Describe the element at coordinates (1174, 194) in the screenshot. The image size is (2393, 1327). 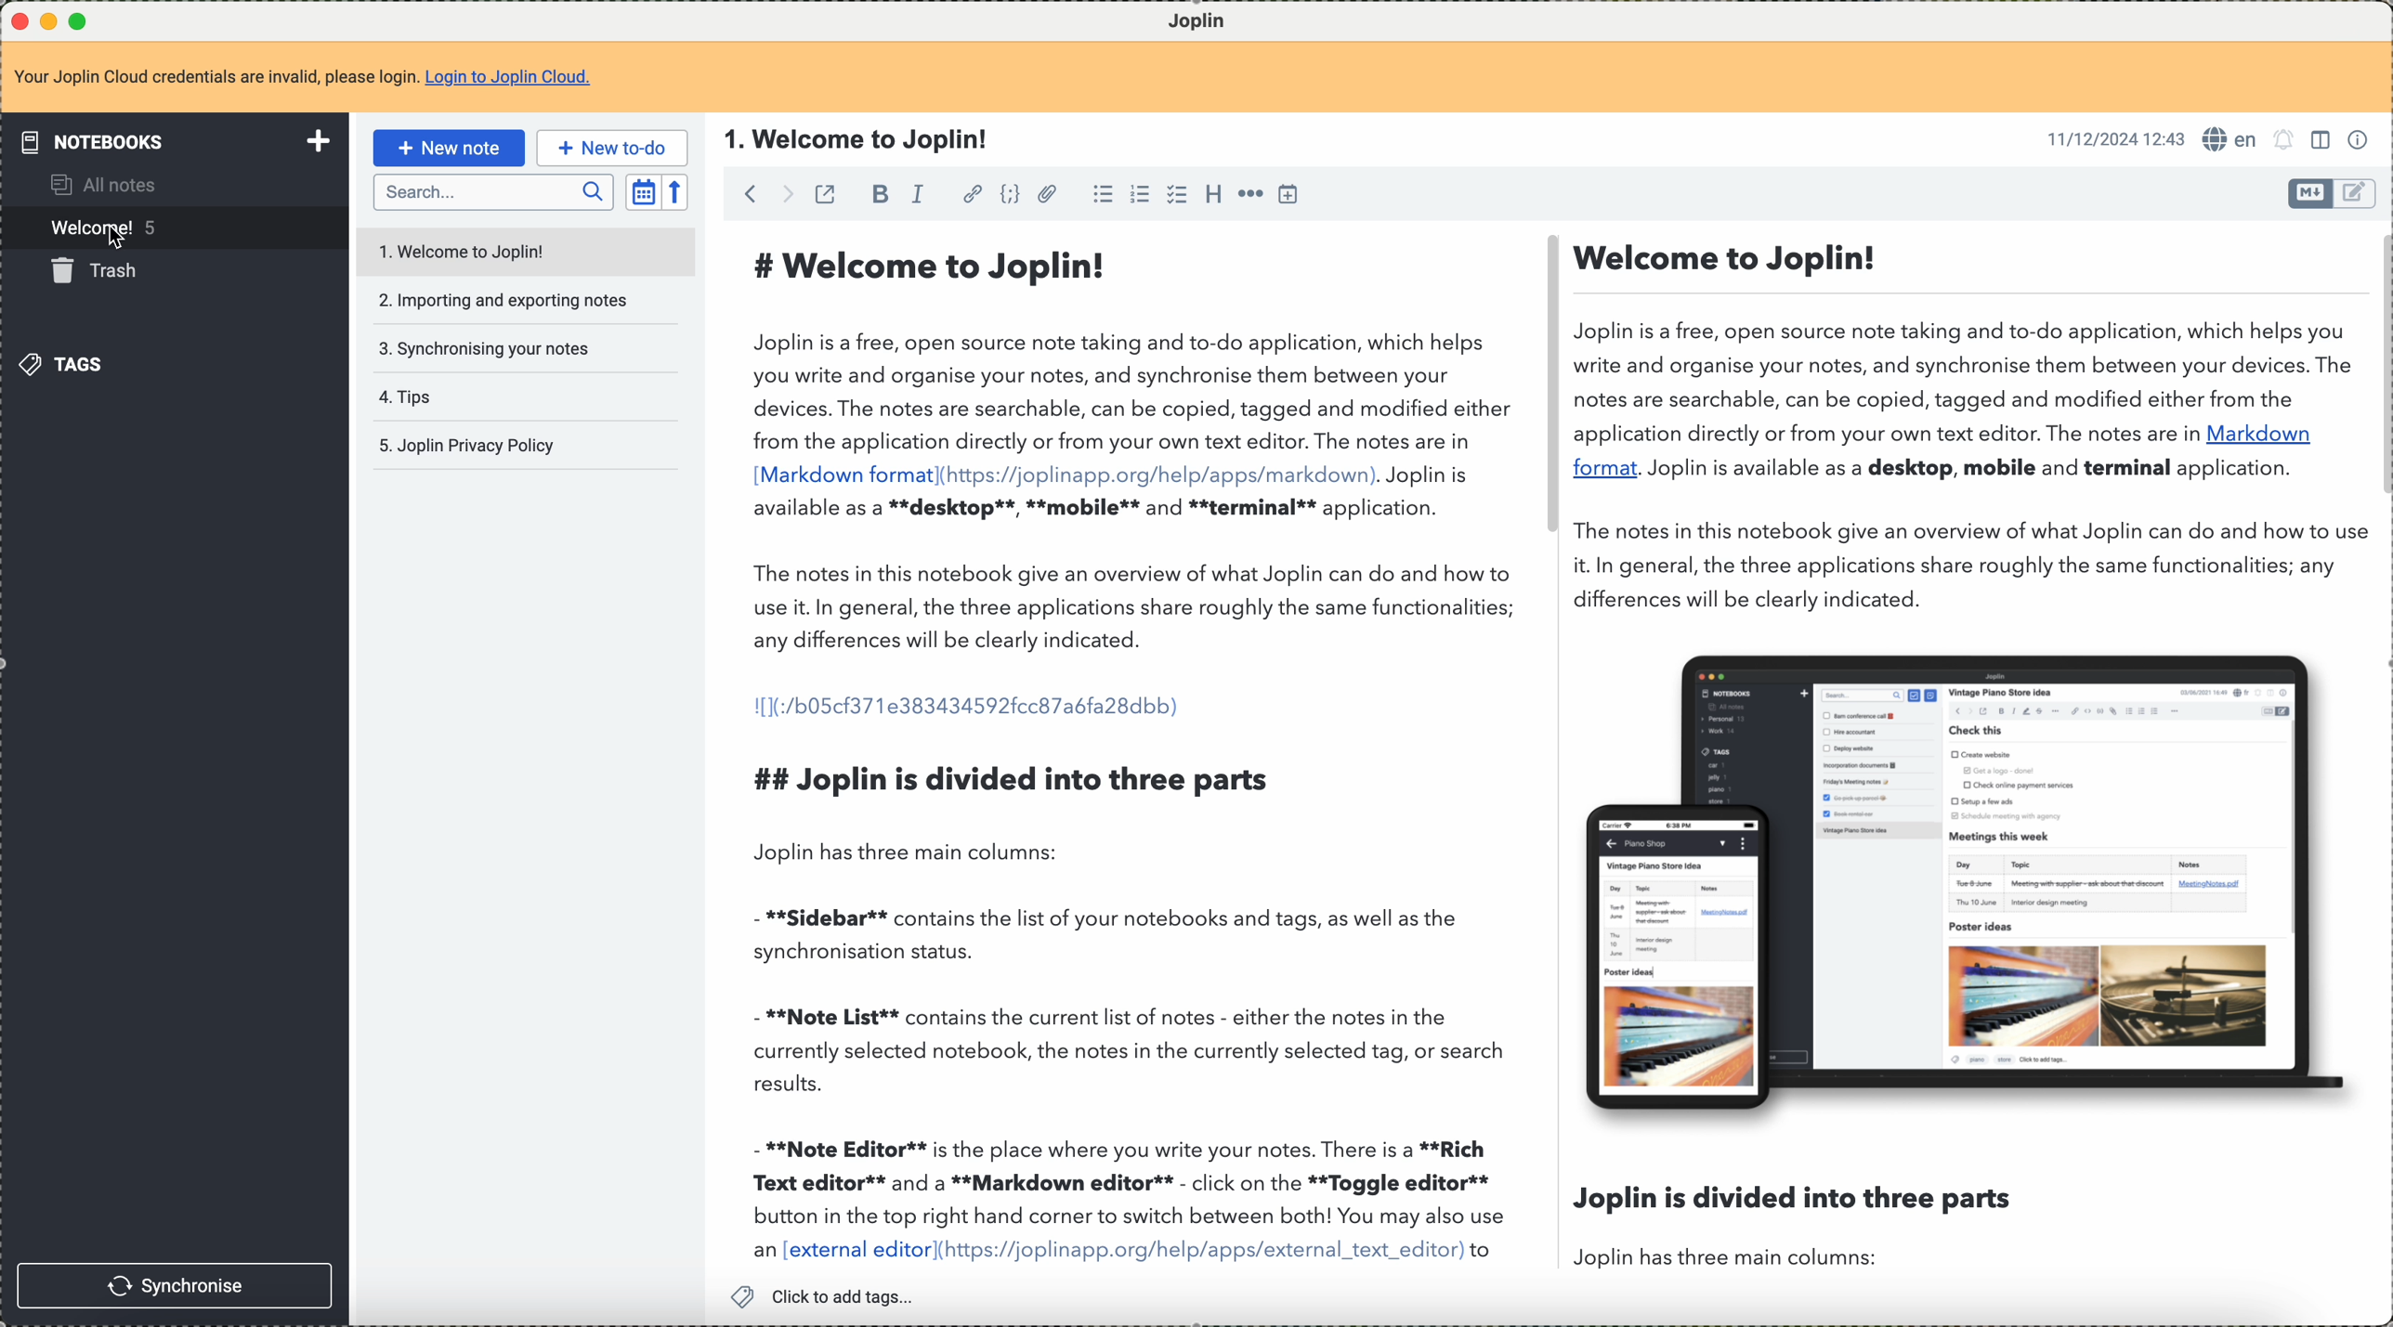
I see `checkbox` at that location.